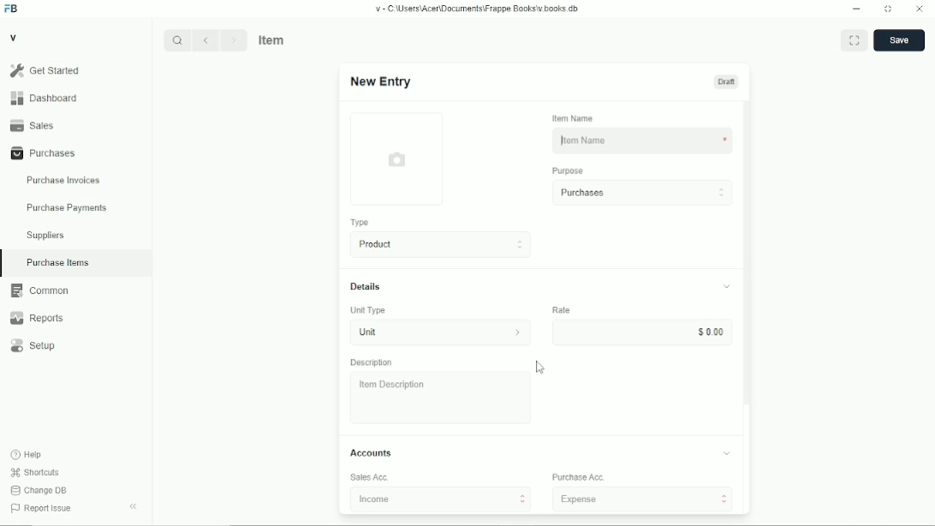 The image size is (935, 526). I want to click on required *, so click(725, 140).